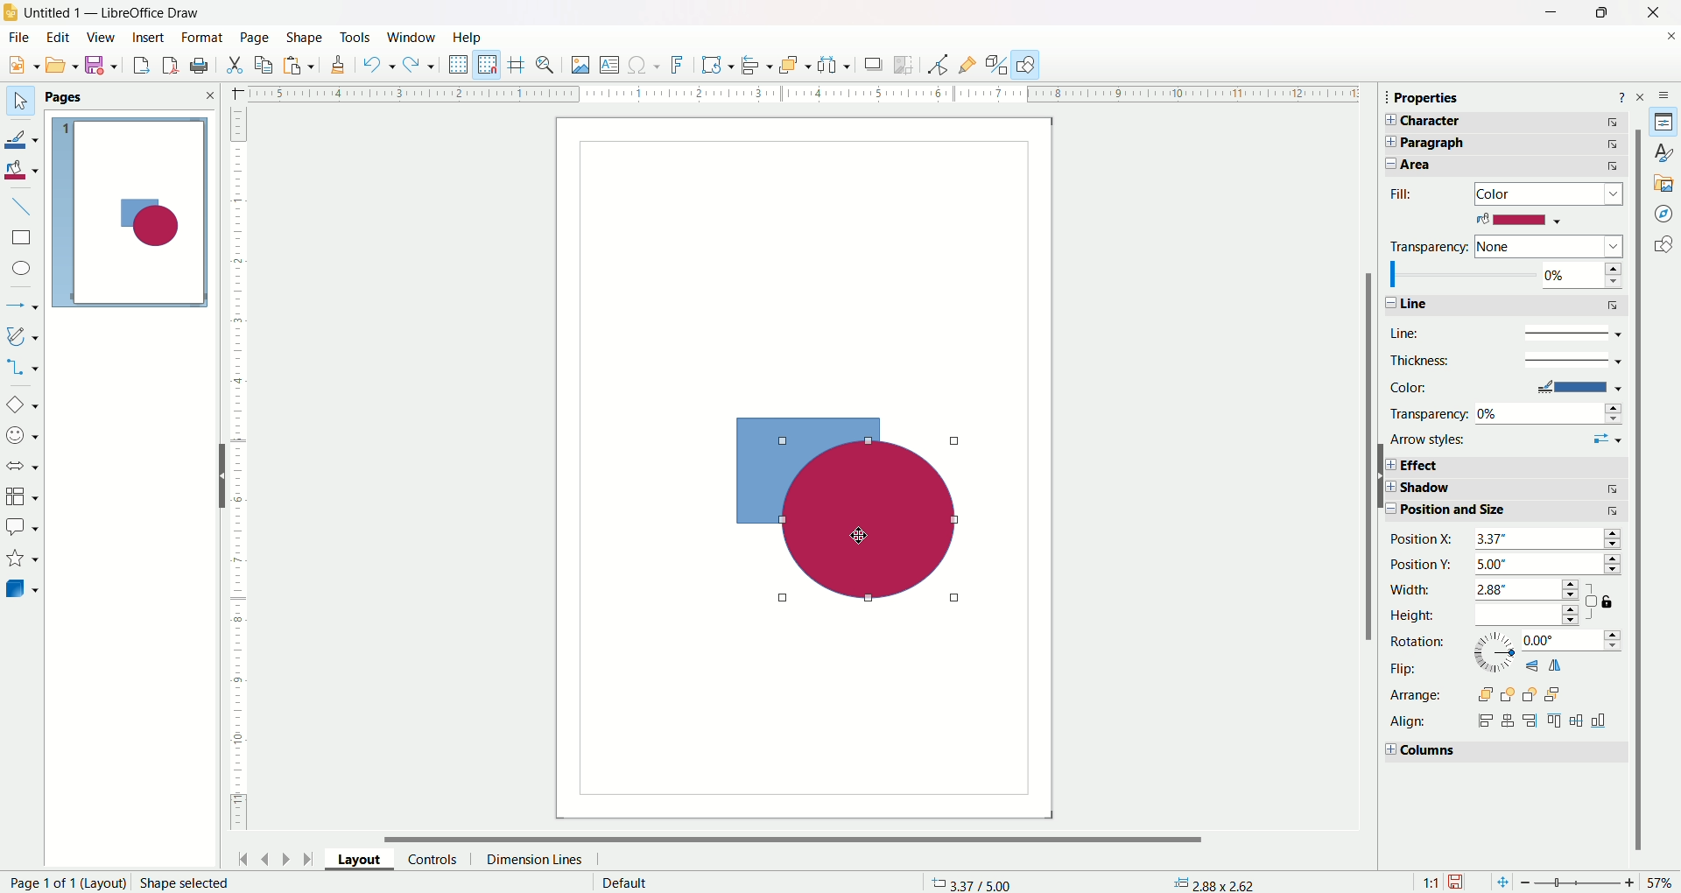 This screenshot has width=1681, height=893. Describe the element at coordinates (21, 38) in the screenshot. I see `file` at that location.